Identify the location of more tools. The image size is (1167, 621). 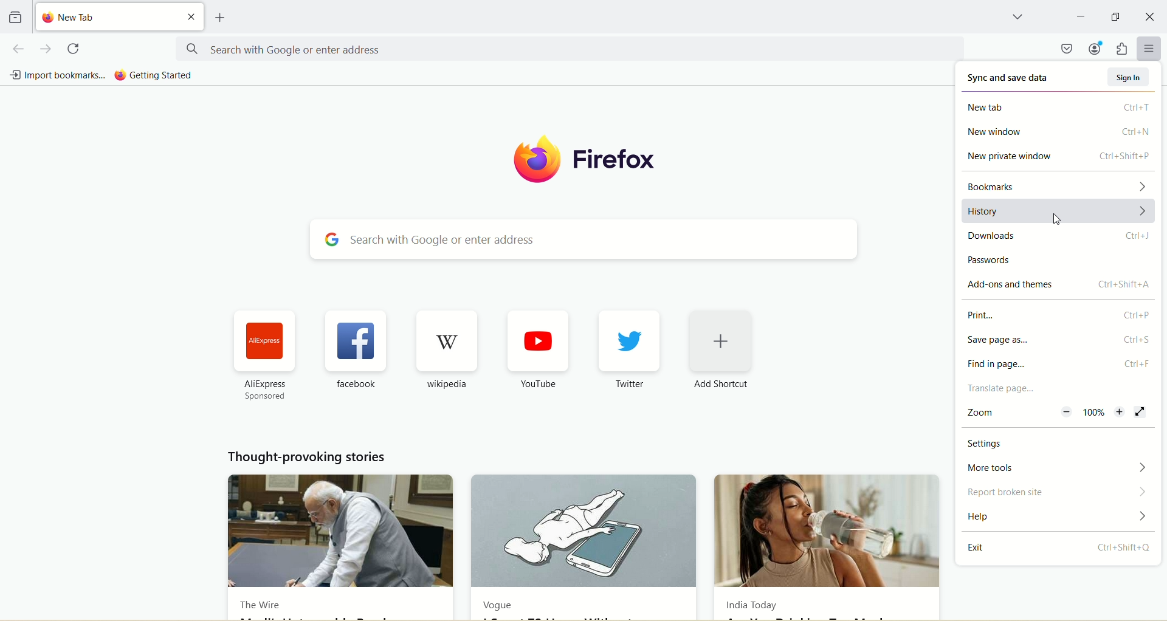
(1059, 468).